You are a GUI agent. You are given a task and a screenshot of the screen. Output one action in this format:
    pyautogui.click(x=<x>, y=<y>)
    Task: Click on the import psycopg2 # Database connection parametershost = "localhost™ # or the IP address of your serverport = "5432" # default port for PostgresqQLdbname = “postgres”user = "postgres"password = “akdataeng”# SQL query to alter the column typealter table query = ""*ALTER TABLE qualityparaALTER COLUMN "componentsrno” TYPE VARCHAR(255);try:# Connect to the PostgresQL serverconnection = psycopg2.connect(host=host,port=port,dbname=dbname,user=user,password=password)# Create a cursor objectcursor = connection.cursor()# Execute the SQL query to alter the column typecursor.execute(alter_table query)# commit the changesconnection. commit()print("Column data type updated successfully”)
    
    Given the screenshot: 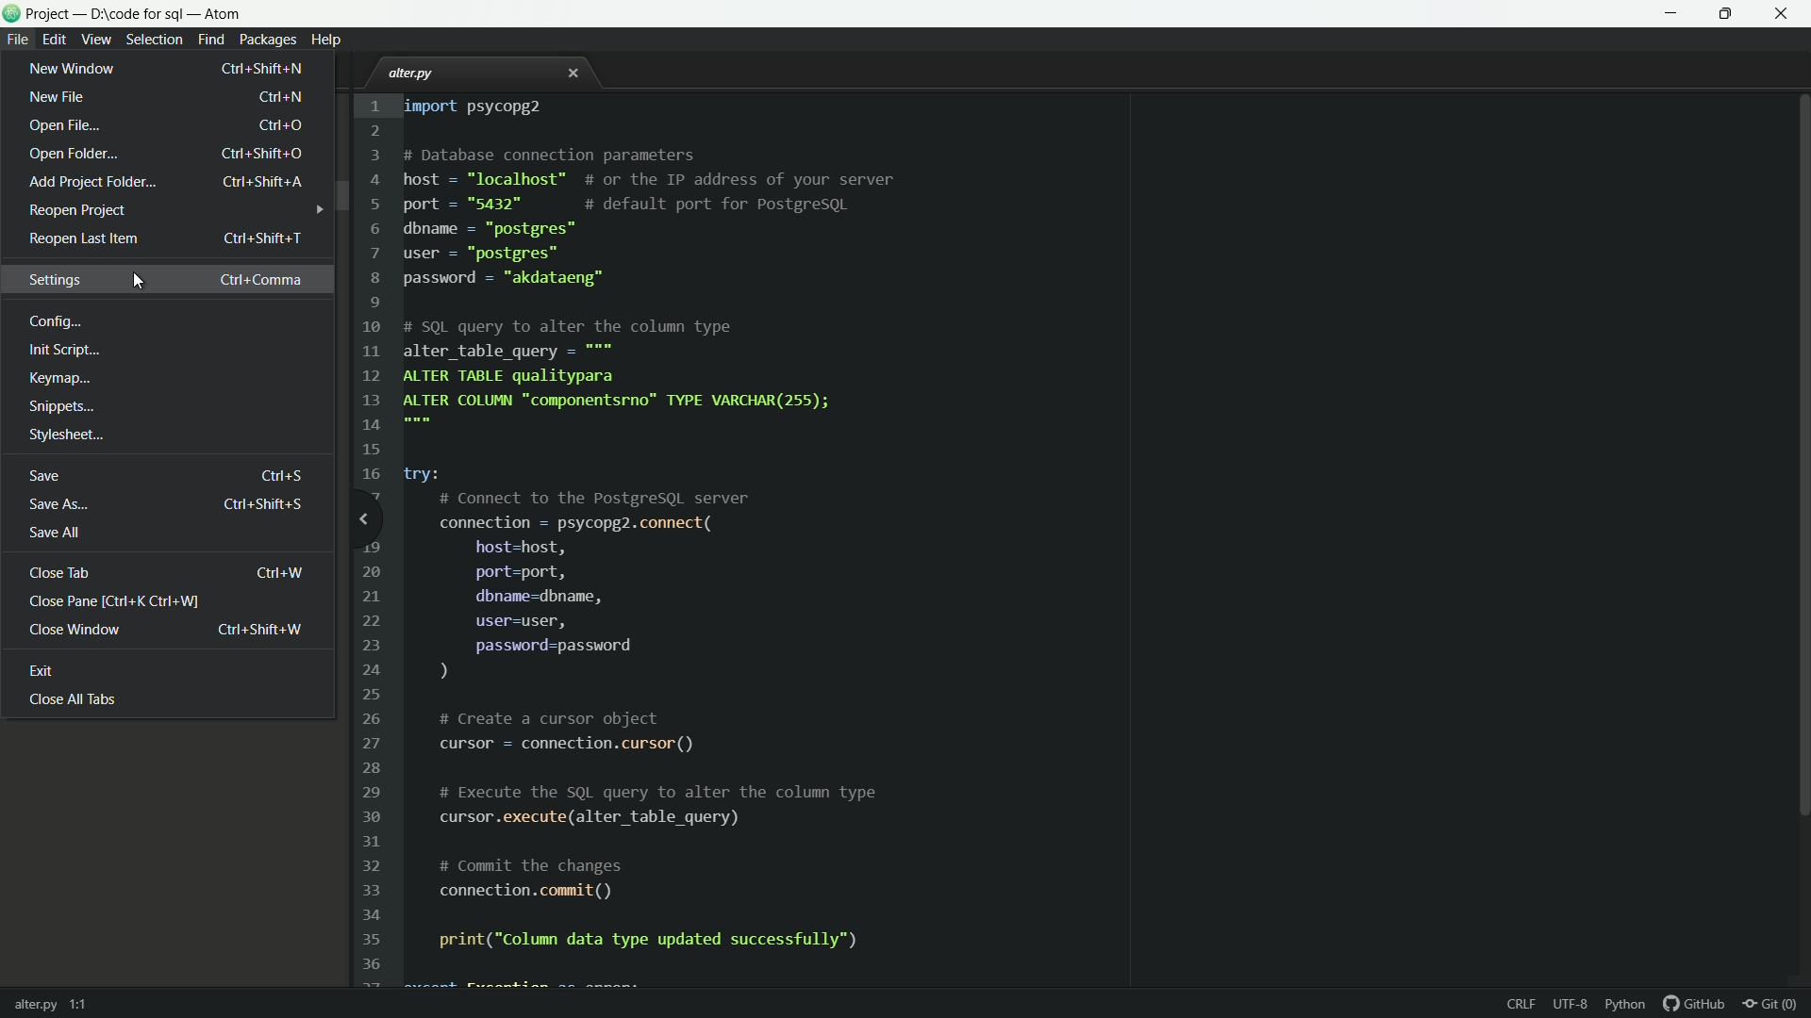 What is the action you would take?
    pyautogui.click(x=663, y=529)
    